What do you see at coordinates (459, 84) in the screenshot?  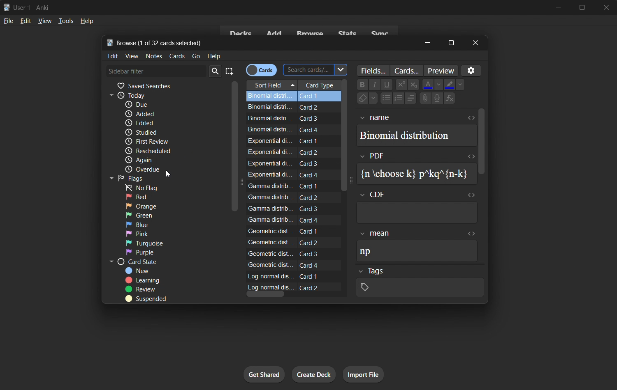 I see `` at bounding box center [459, 84].